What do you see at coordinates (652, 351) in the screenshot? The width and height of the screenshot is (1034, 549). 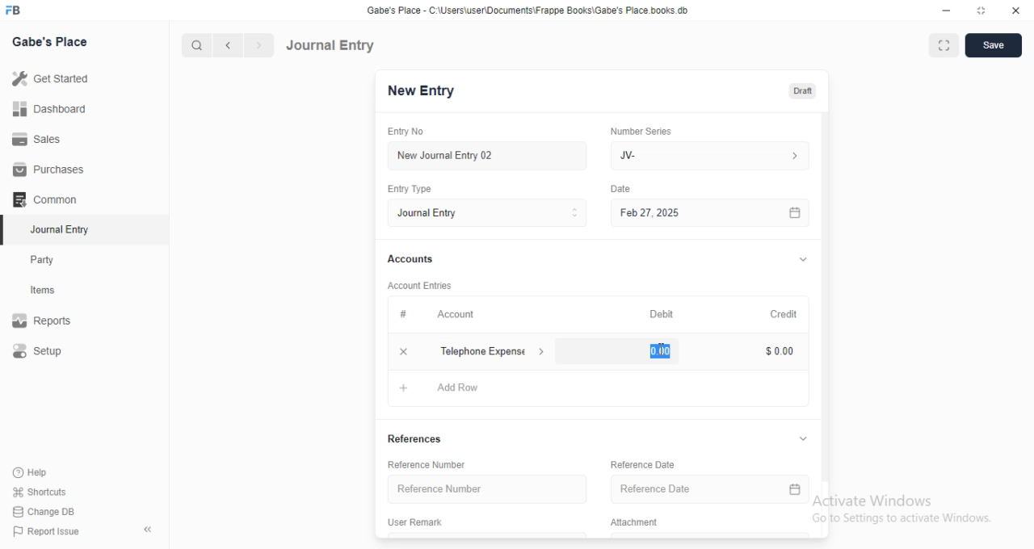 I see `0.00` at bounding box center [652, 351].